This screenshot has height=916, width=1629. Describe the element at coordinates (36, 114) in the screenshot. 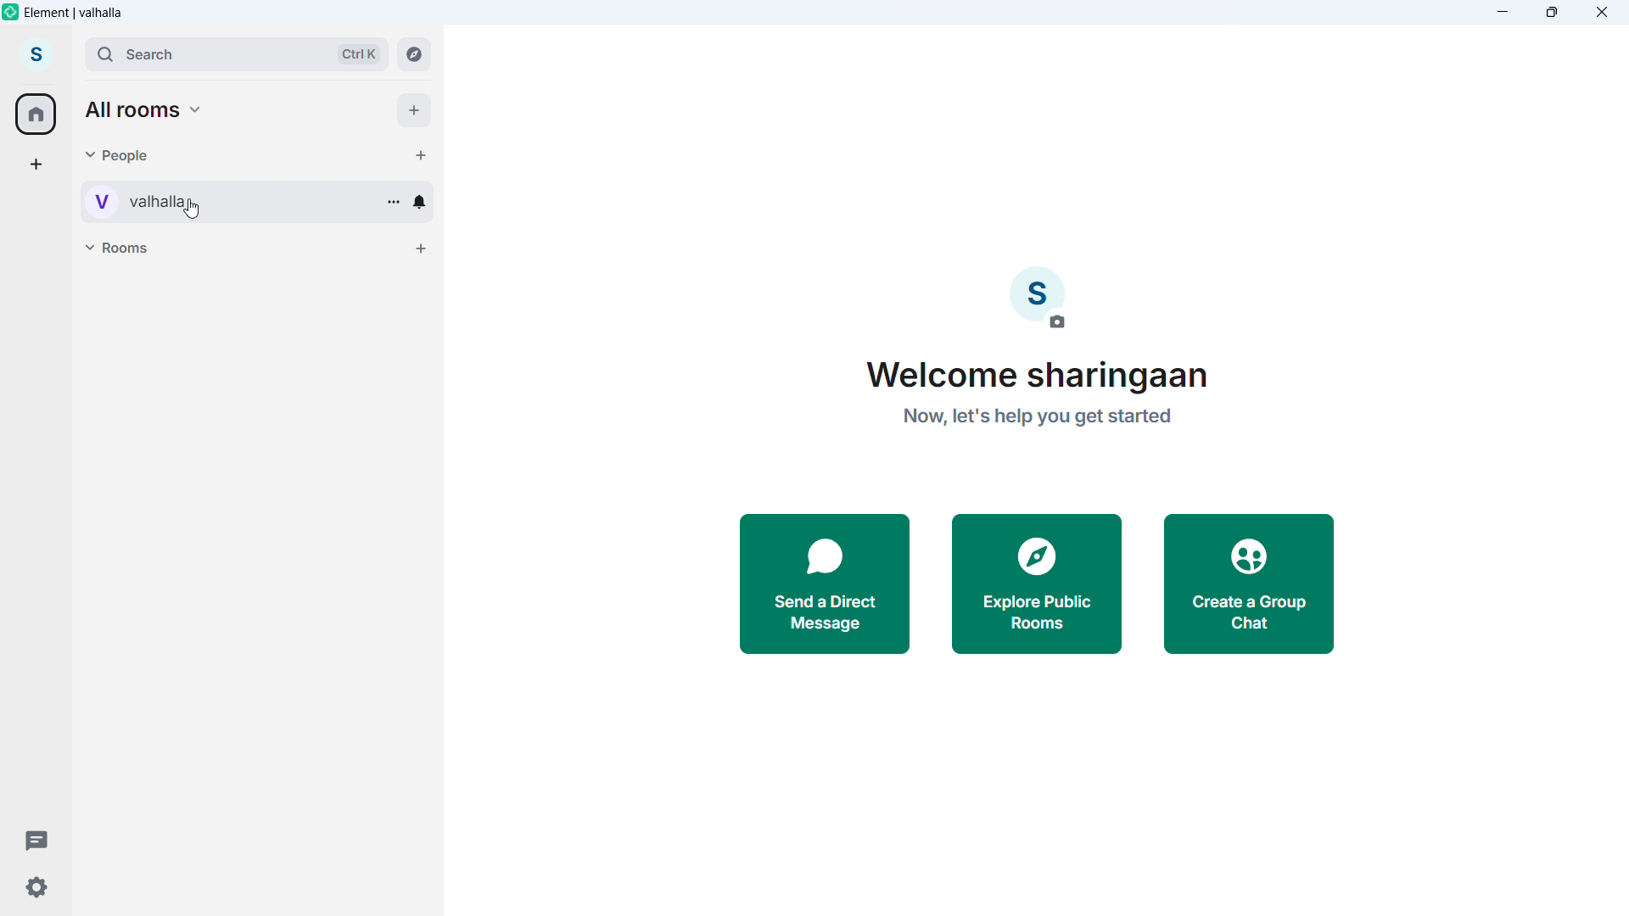

I see `home` at that location.